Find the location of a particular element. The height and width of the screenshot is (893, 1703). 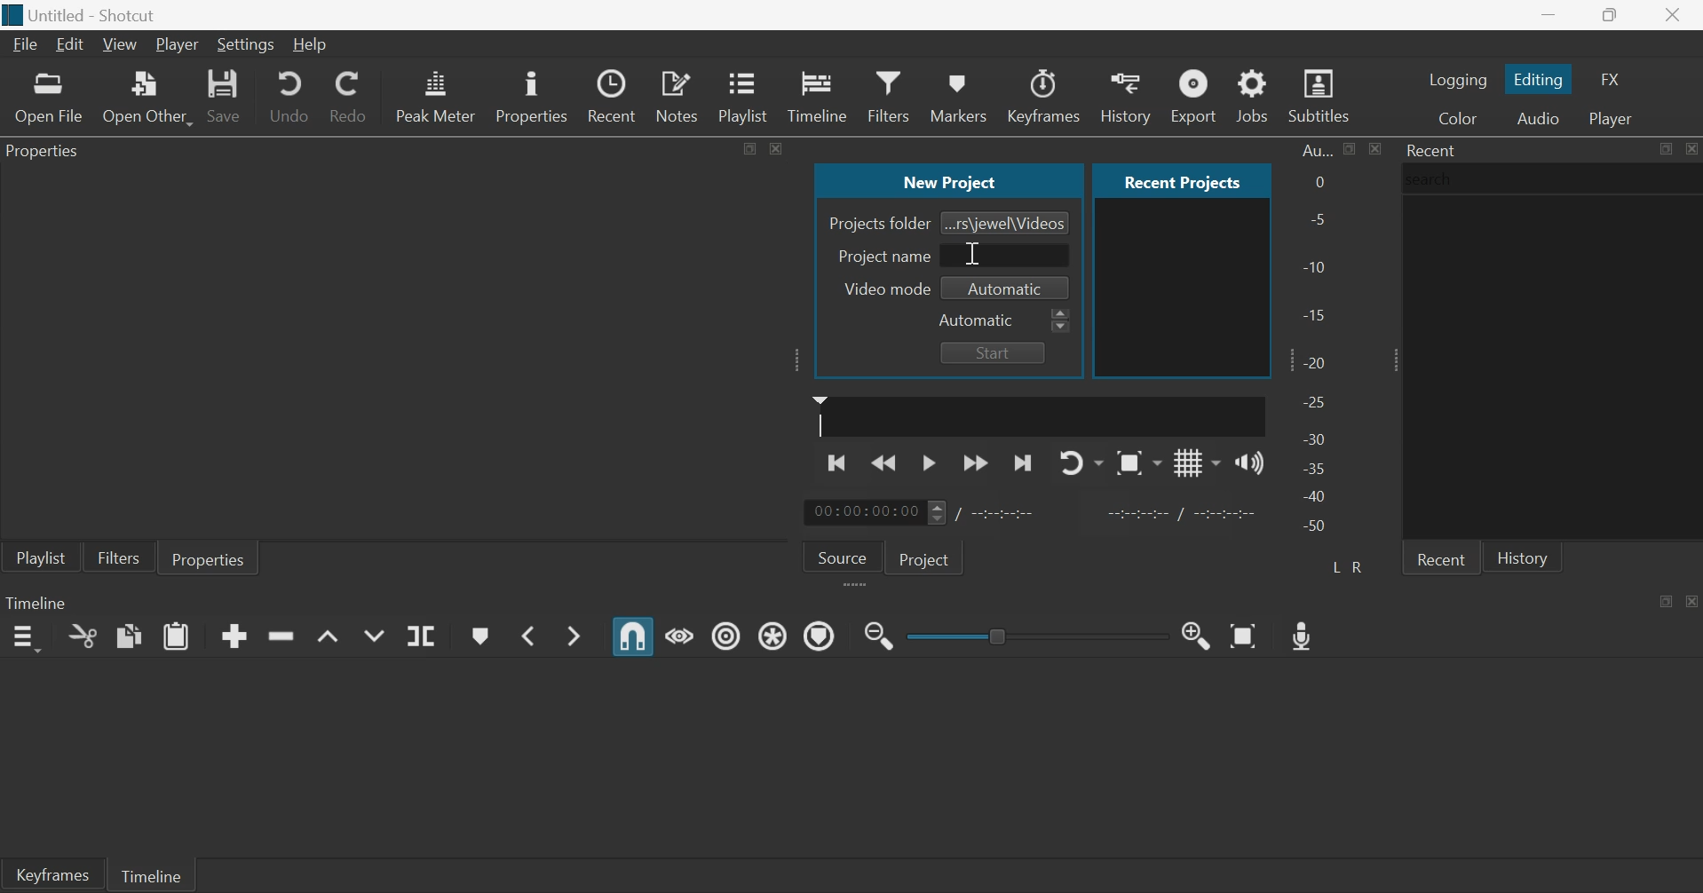

Edit is located at coordinates (69, 44).